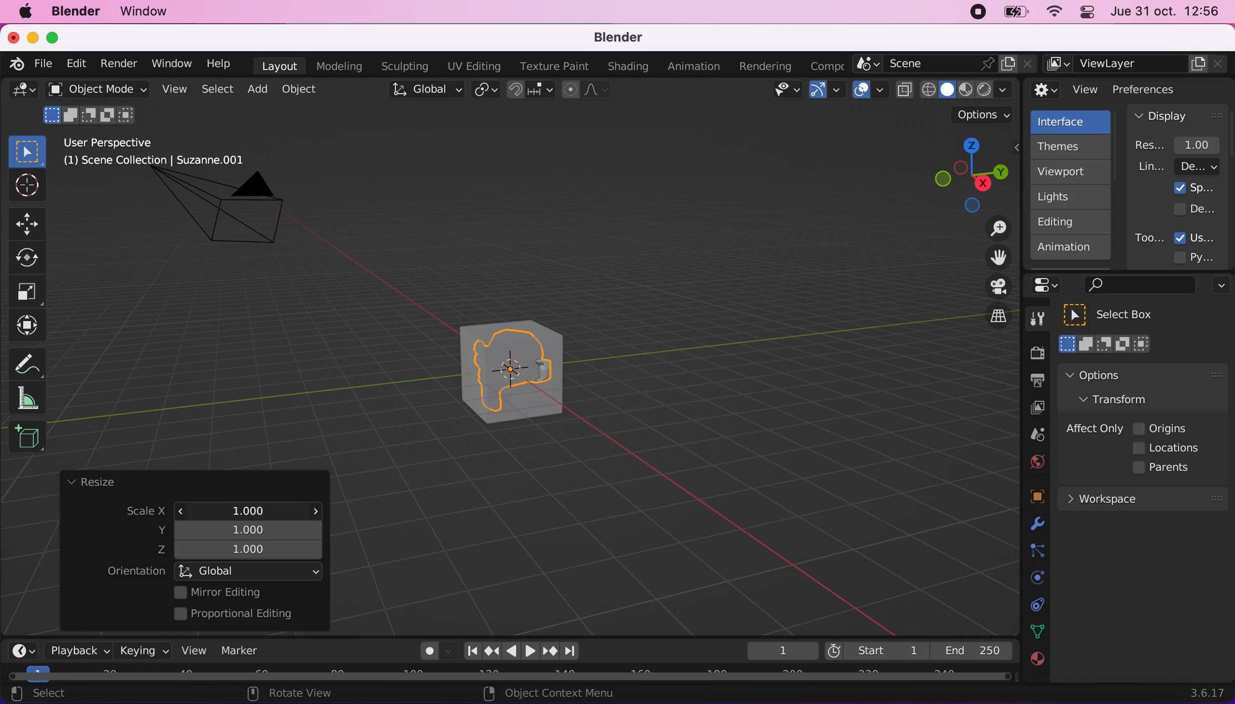 The width and height of the screenshot is (1235, 704). What do you see at coordinates (137, 512) in the screenshot?
I see `scale` at bounding box center [137, 512].